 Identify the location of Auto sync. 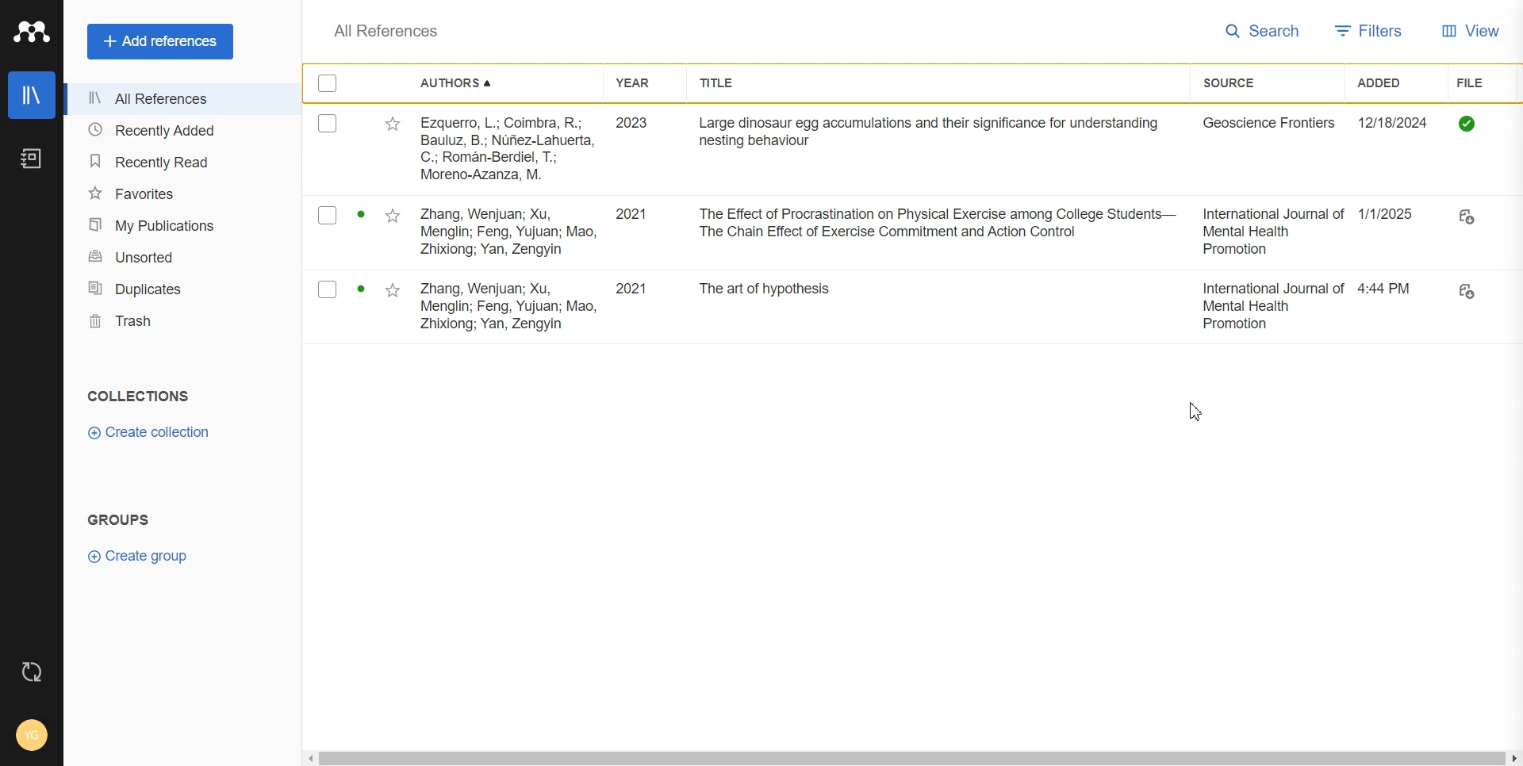
(30, 671).